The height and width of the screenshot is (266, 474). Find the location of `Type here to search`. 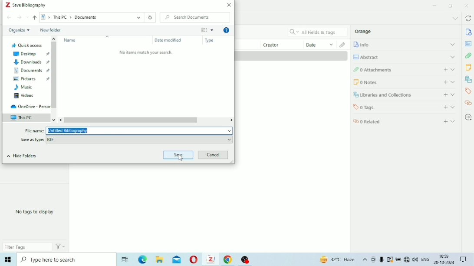

Type here to search is located at coordinates (65, 259).